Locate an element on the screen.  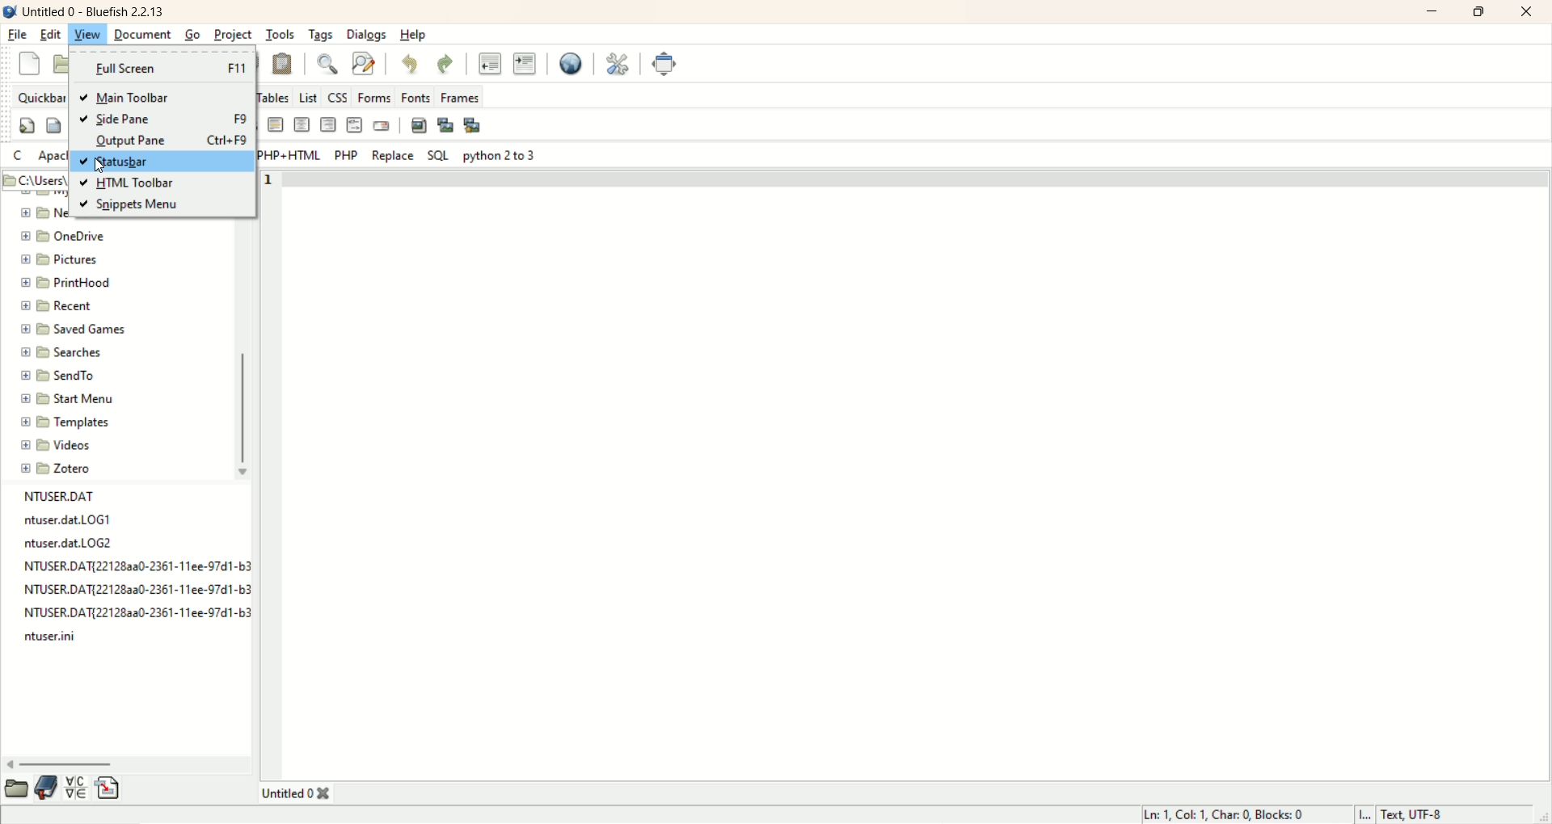
view is located at coordinates (89, 33).